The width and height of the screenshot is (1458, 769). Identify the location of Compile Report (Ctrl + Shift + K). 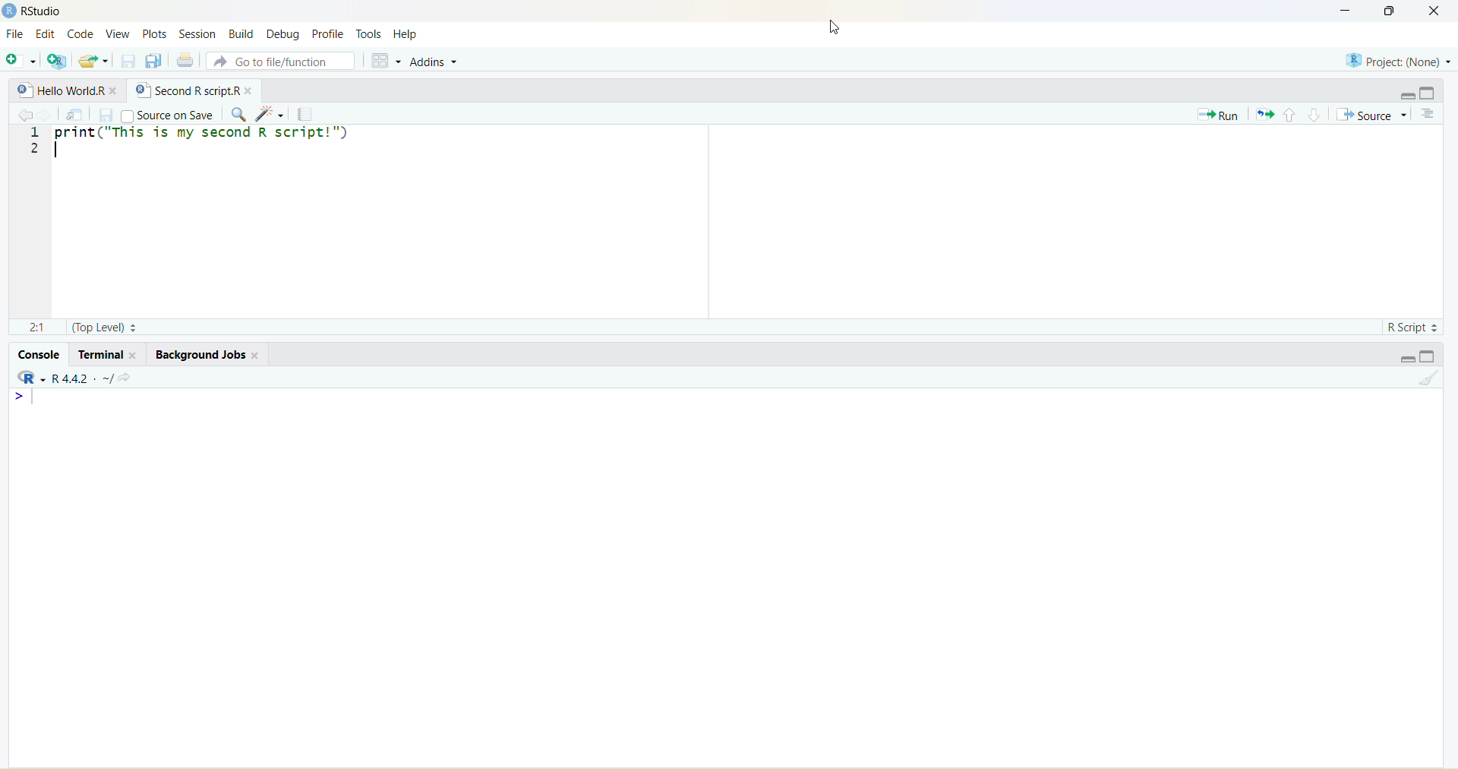
(306, 114).